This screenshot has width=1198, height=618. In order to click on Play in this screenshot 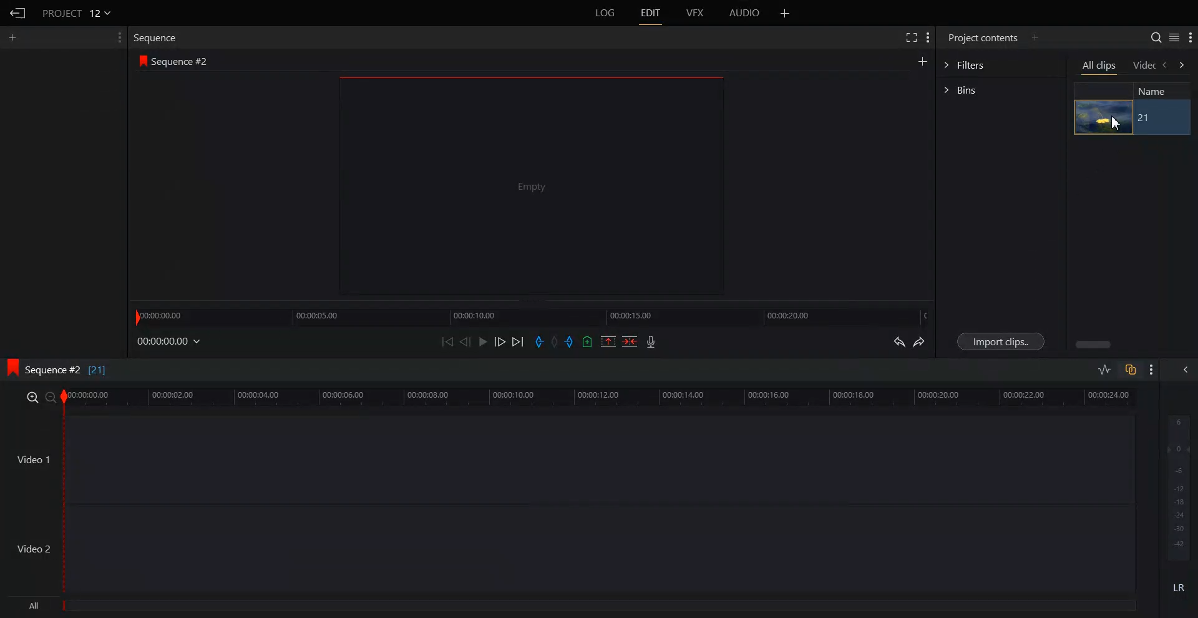, I will do `click(482, 341)`.